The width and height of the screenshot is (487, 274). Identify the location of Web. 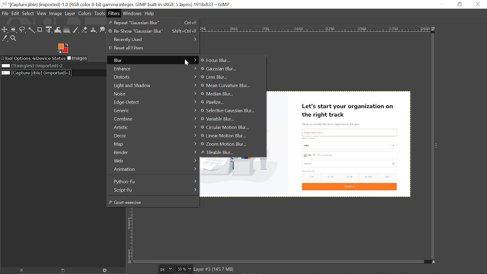
(153, 161).